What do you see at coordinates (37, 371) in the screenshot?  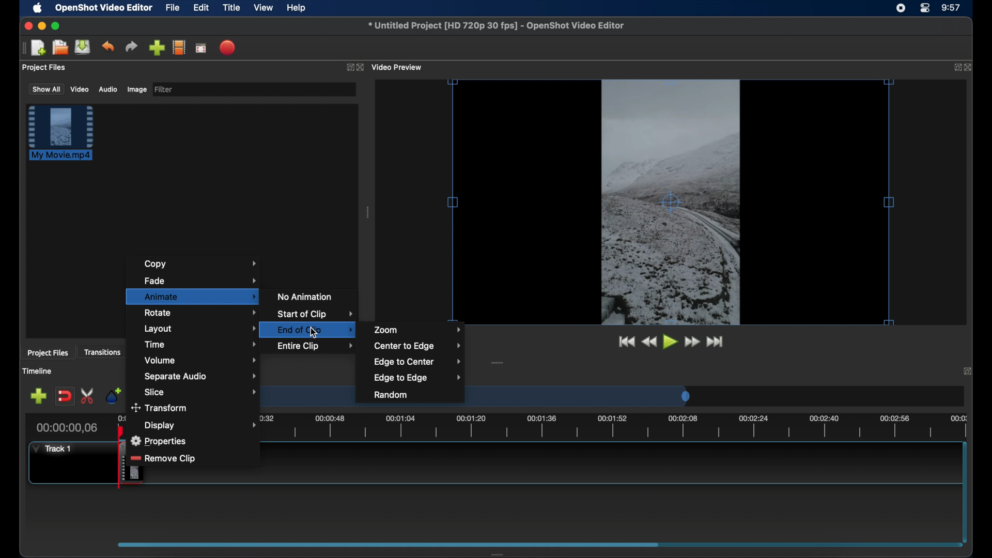 I see `timeline` at bounding box center [37, 371].